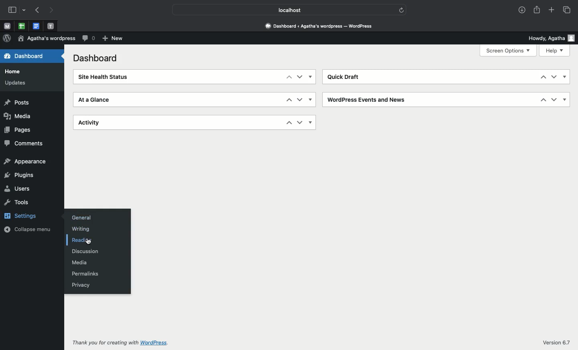  I want to click on Plugins, so click(20, 176).